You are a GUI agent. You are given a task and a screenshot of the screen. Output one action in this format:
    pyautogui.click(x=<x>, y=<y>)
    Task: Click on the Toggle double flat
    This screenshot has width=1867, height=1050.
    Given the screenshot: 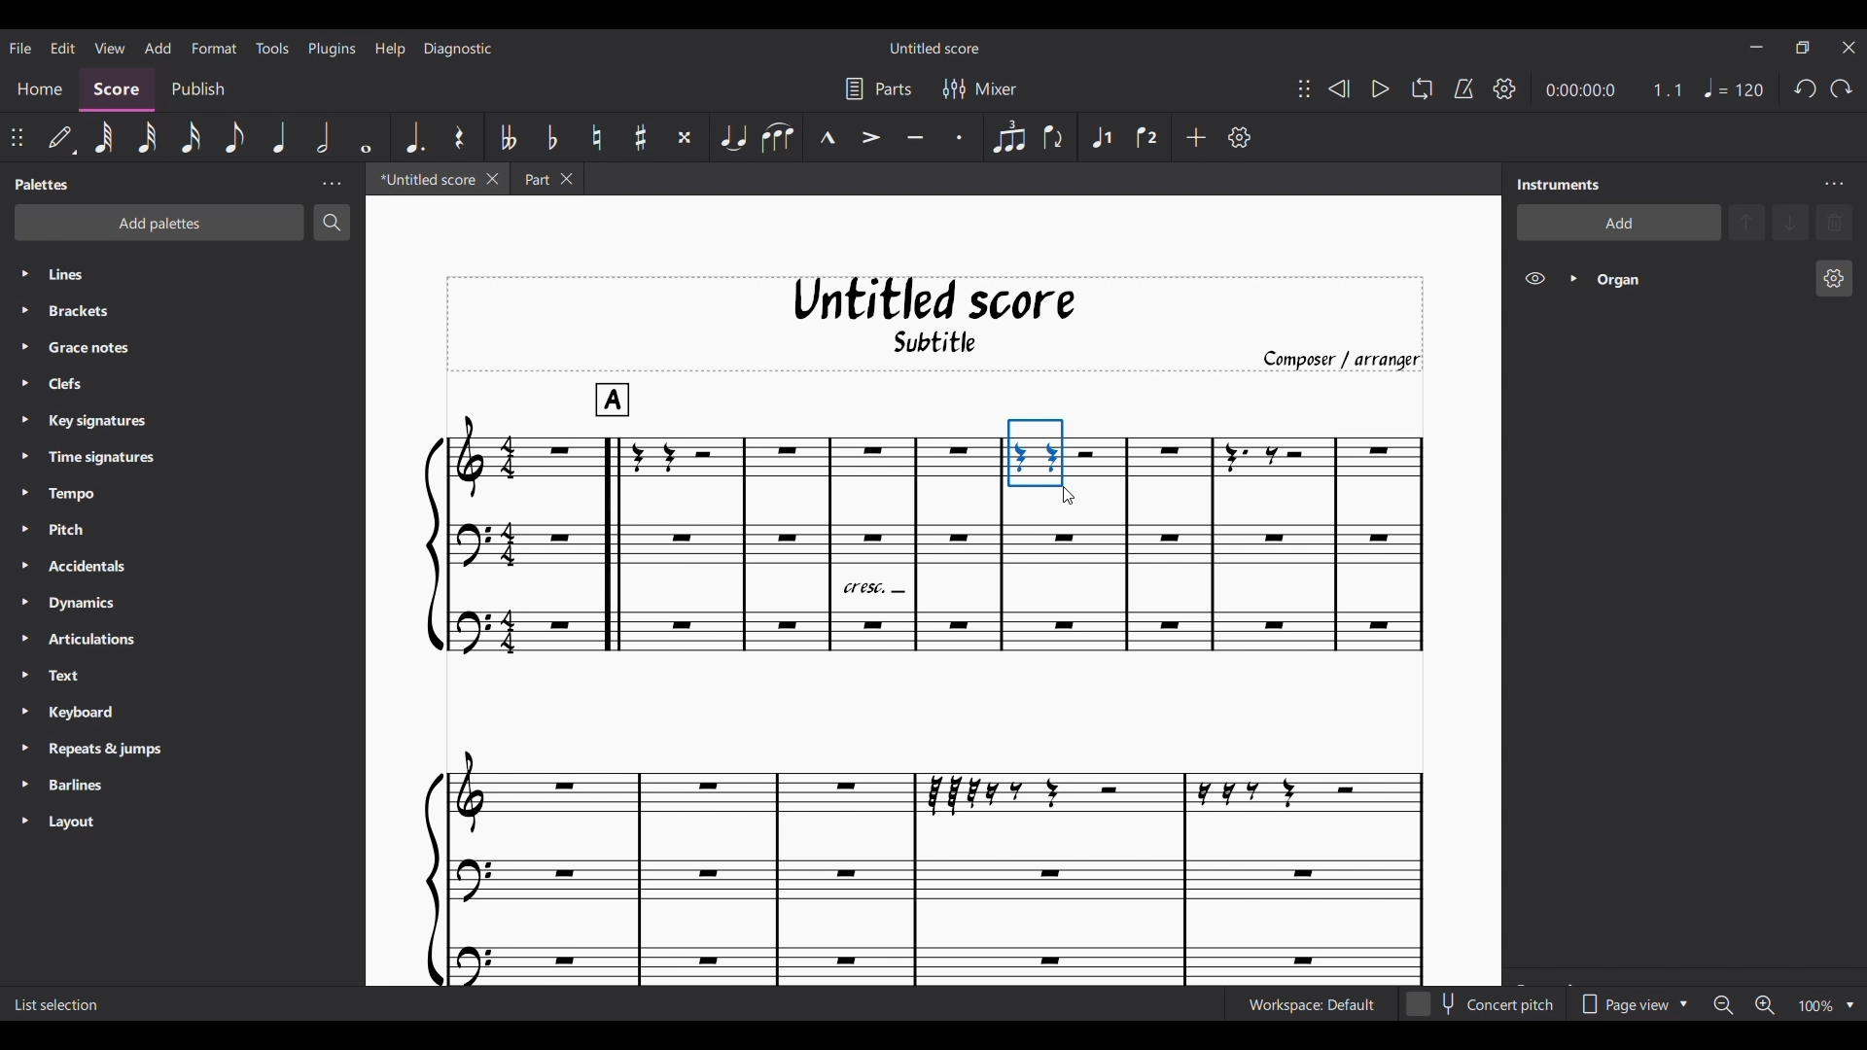 What is the action you would take?
    pyautogui.click(x=509, y=137)
    